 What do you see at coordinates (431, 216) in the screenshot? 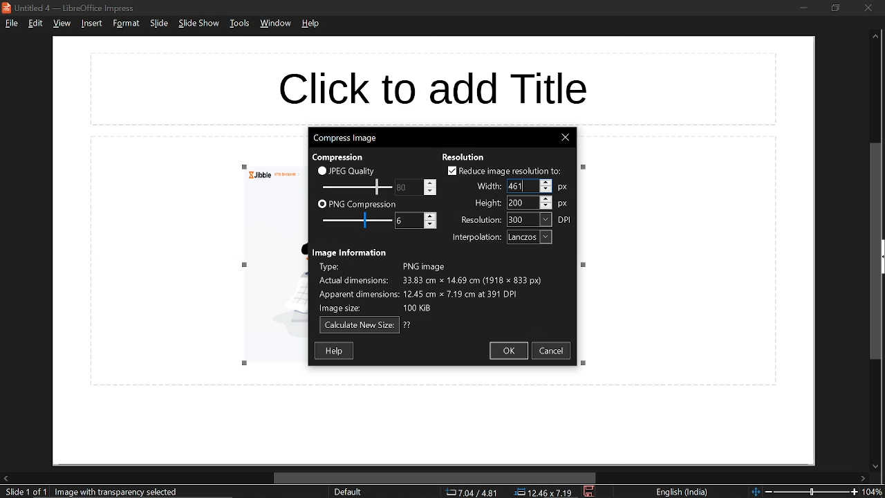
I see `Increase ` at bounding box center [431, 216].